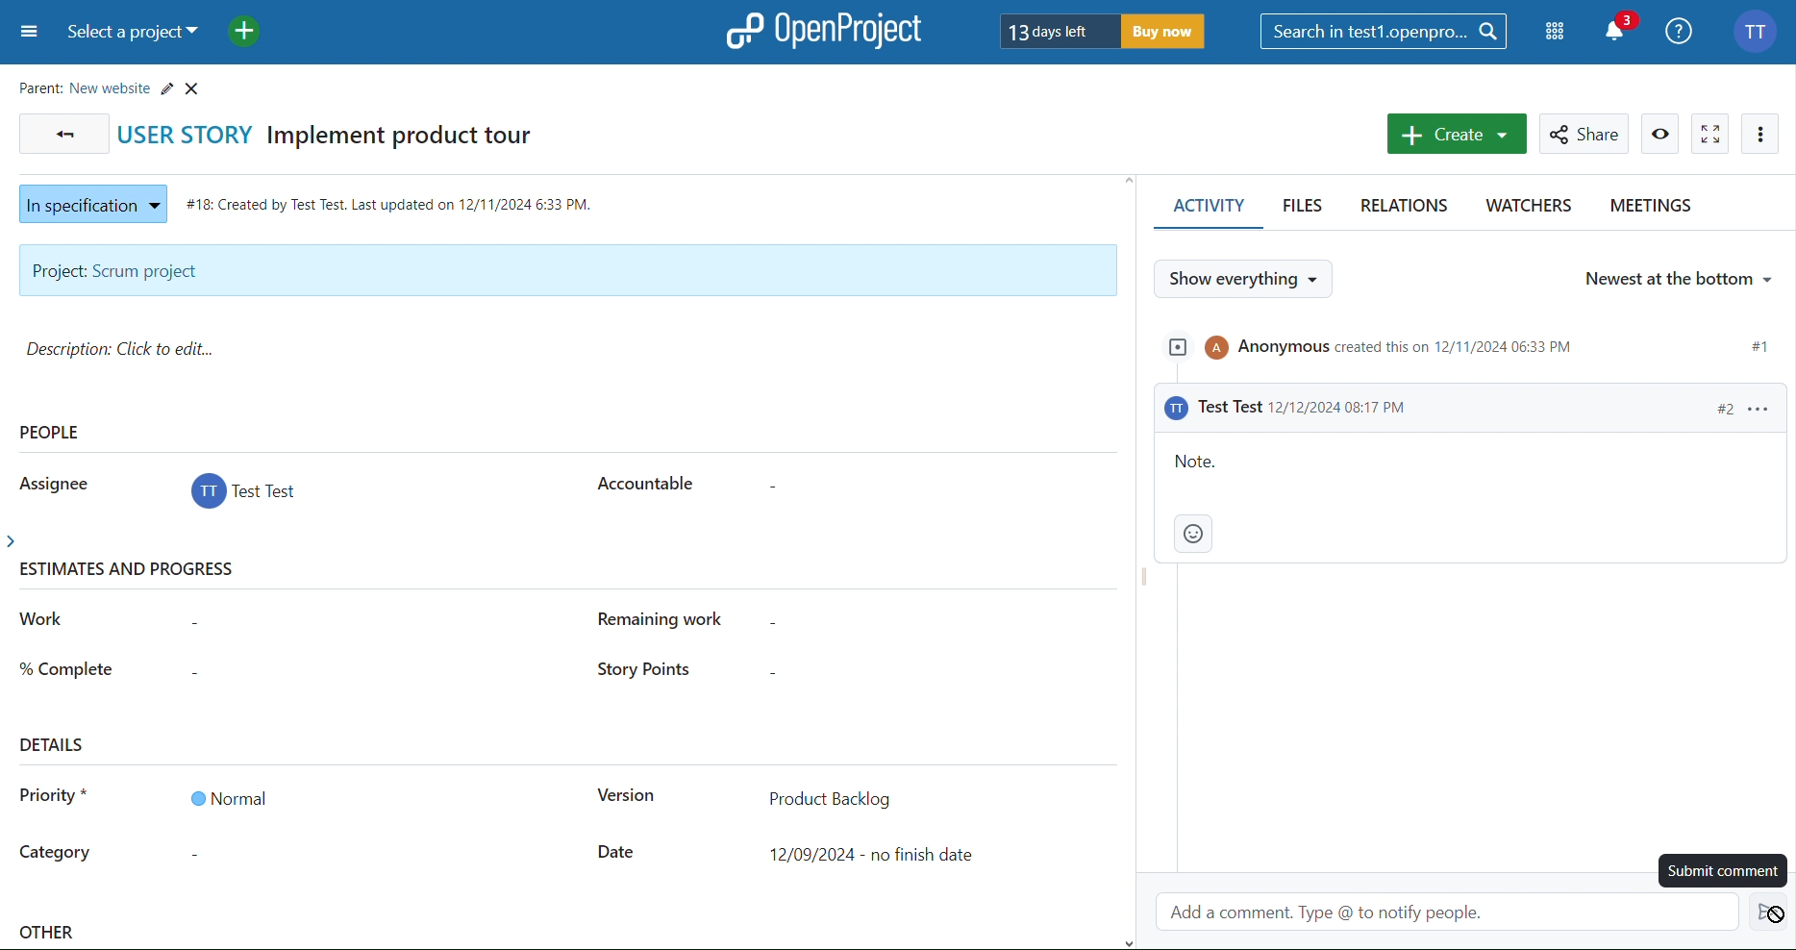  What do you see at coordinates (1759, 29) in the screenshot?
I see `Account` at bounding box center [1759, 29].